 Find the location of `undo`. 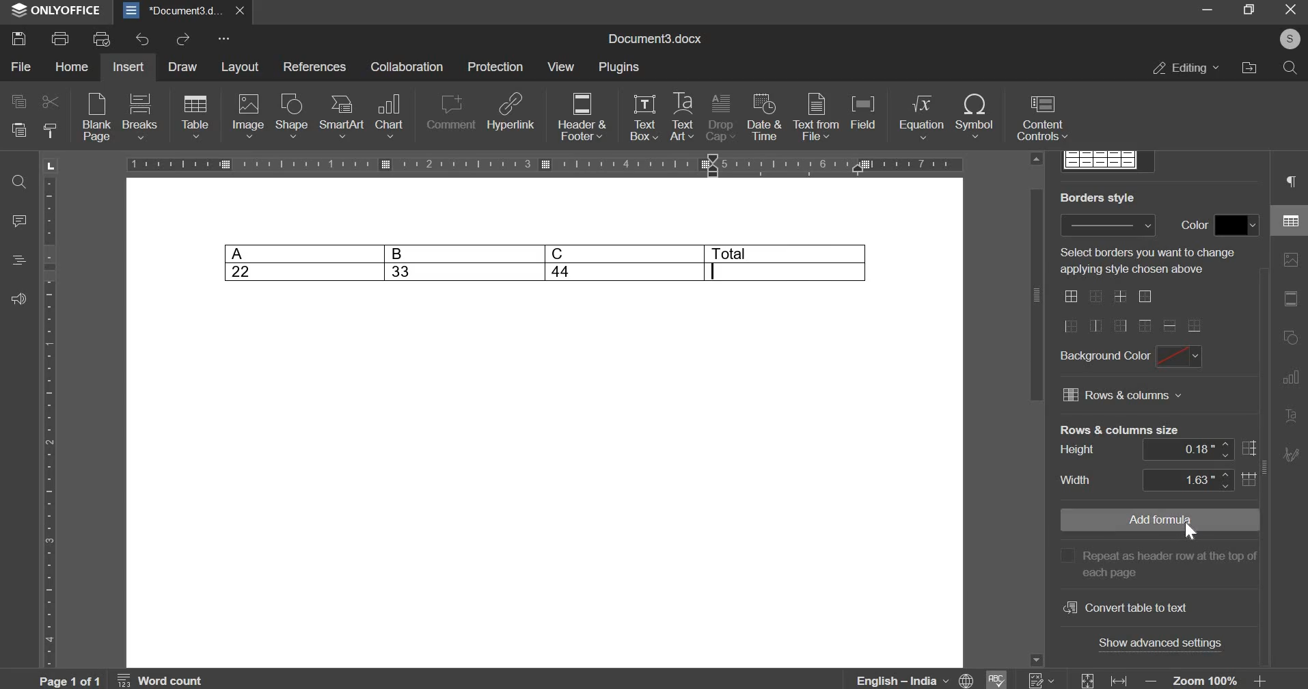

undo is located at coordinates (146, 40).